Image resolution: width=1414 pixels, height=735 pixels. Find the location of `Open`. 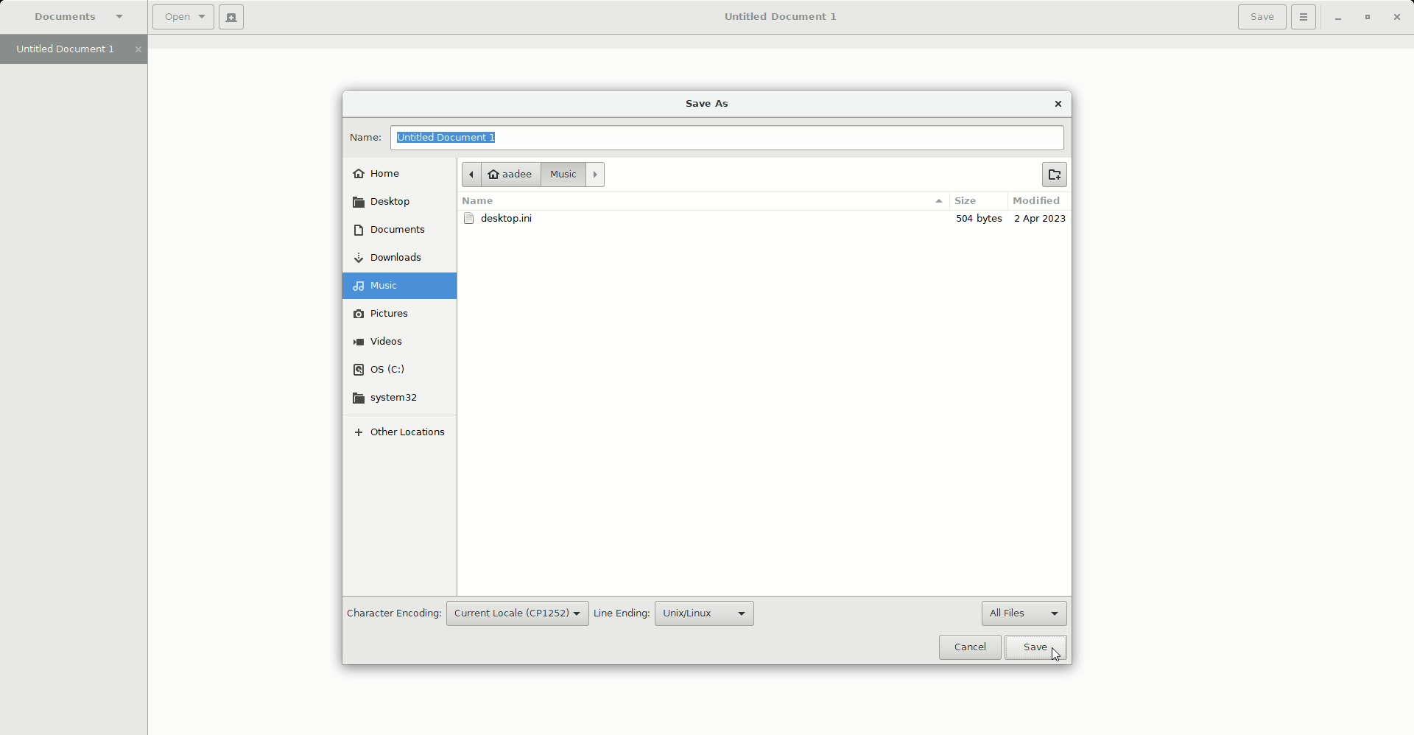

Open is located at coordinates (178, 17).